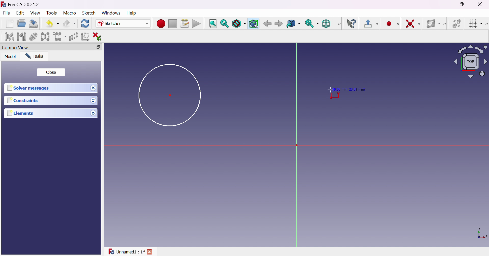 Image resolution: width=489 pixels, height=256 pixels. I want to click on Forward, so click(279, 24).